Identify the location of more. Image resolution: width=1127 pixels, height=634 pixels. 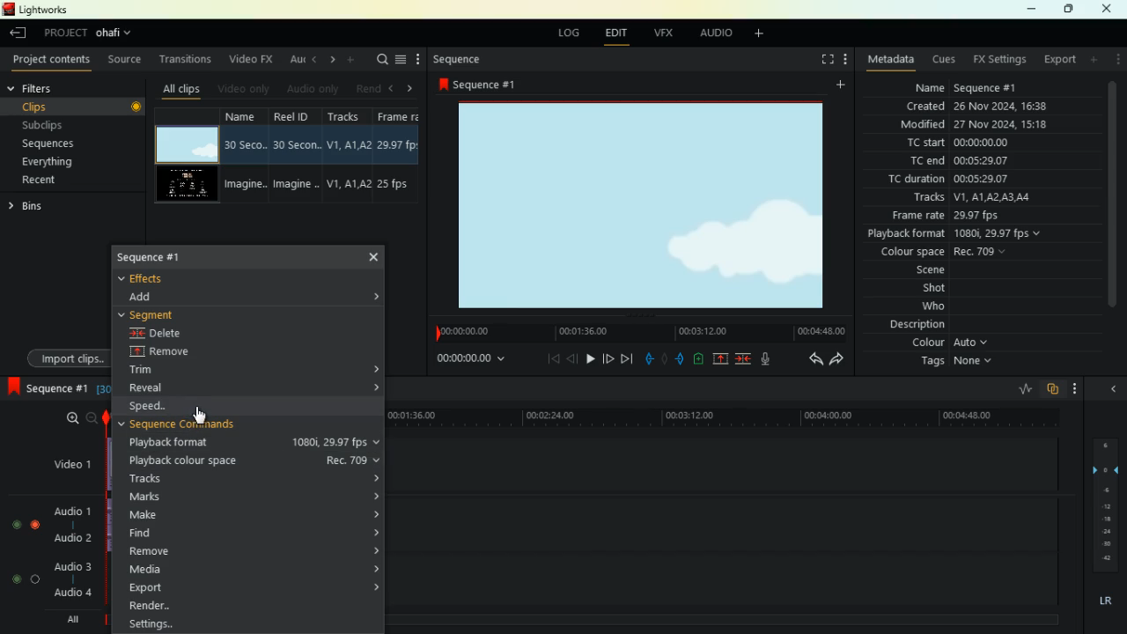
(1119, 59).